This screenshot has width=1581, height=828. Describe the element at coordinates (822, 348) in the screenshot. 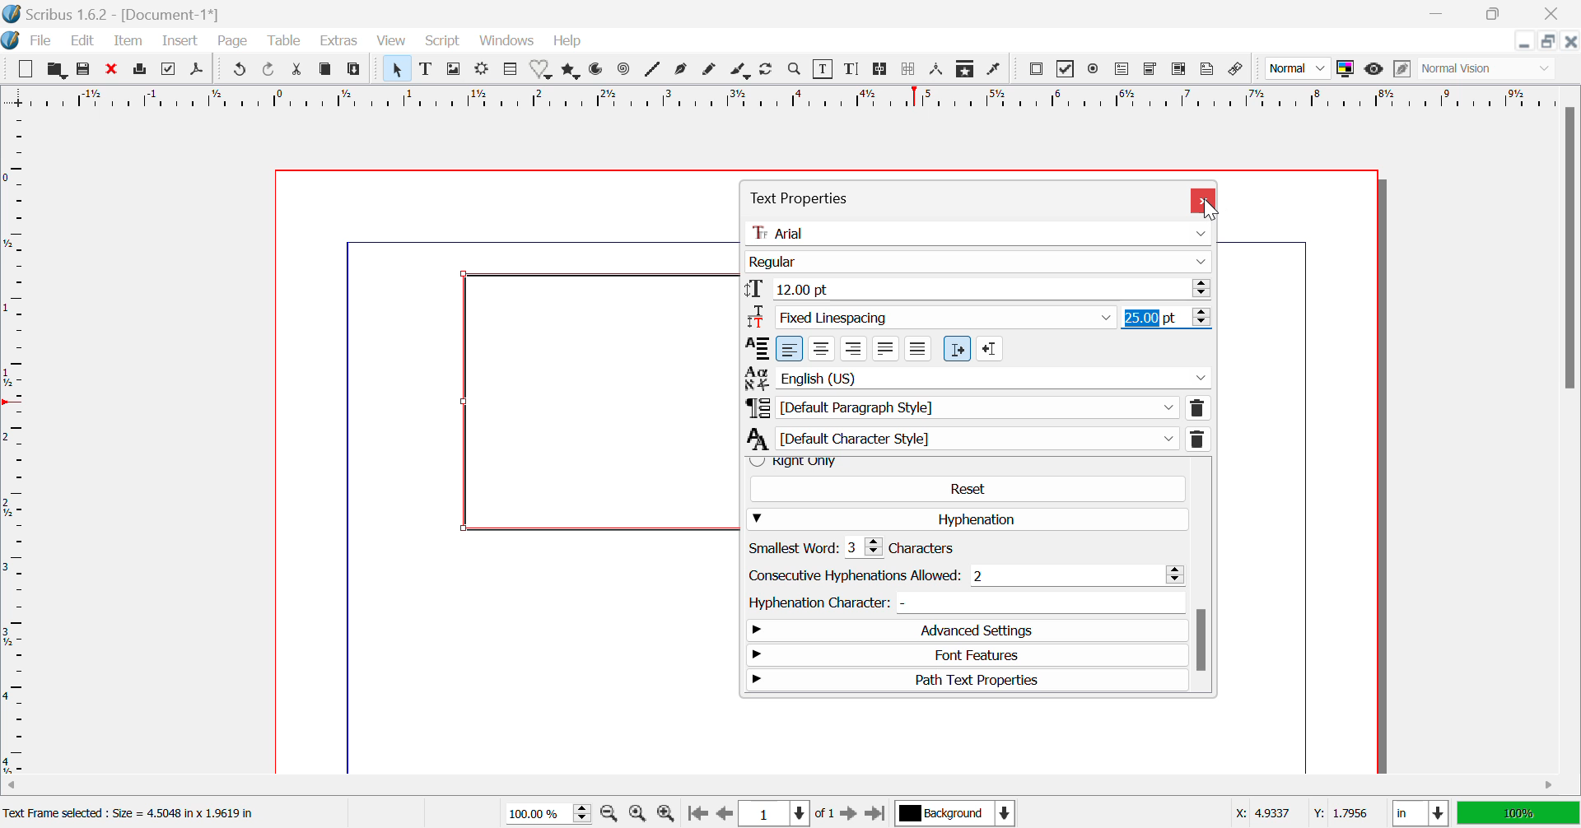

I see `Center align` at that location.